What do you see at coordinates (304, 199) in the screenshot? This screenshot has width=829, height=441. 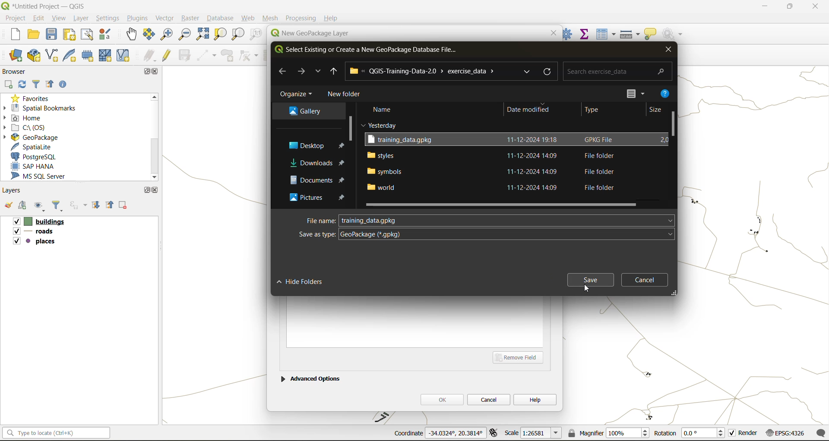 I see `Pictures` at bounding box center [304, 199].